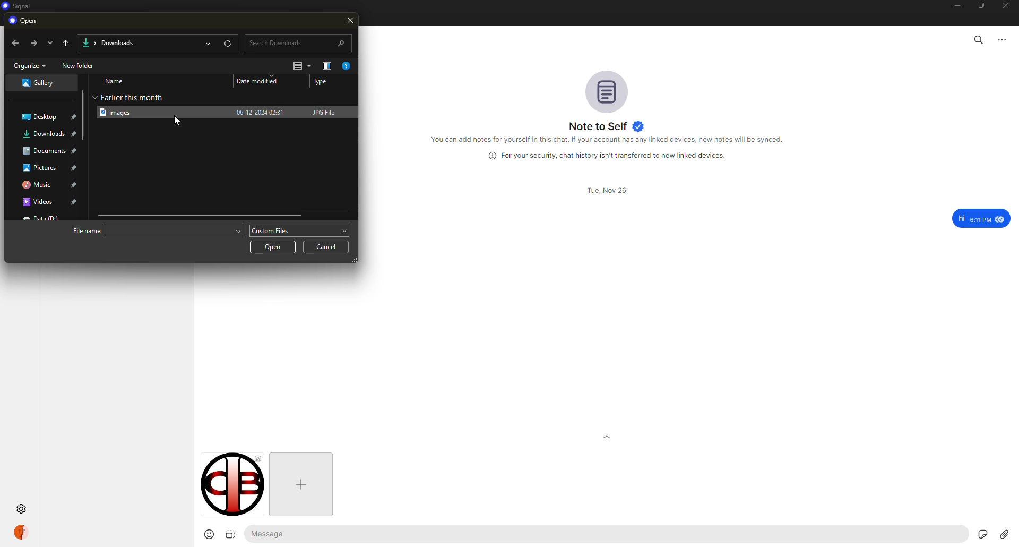  I want to click on image, so click(230, 534).